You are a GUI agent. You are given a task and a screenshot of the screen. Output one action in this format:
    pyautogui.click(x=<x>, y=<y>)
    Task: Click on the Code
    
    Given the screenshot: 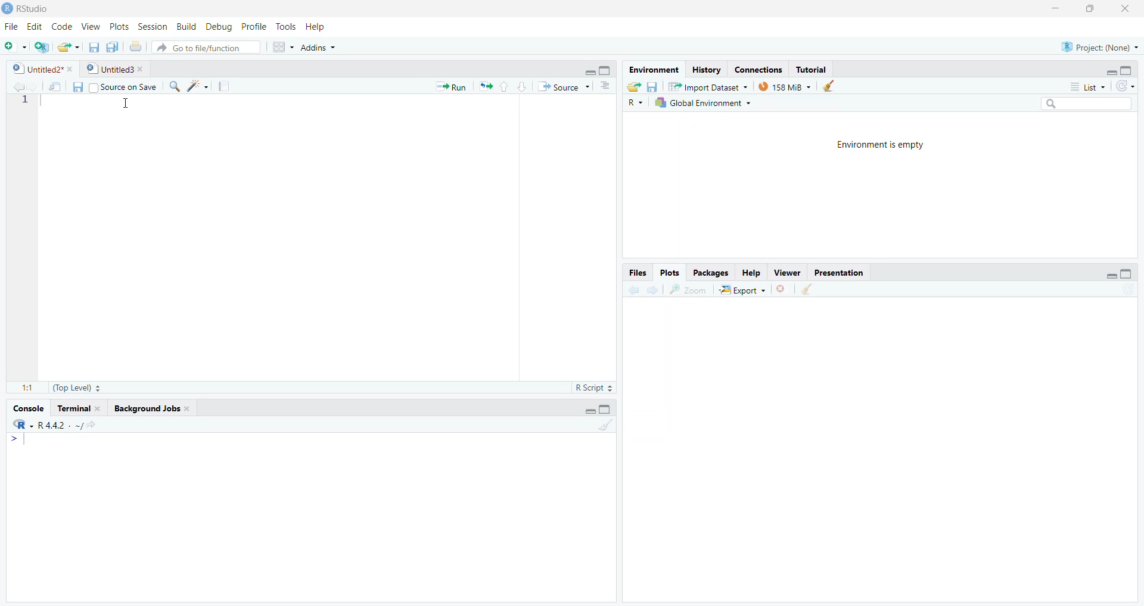 What is the action you would take?
    pyautogui.click(x=63, y=26)
    